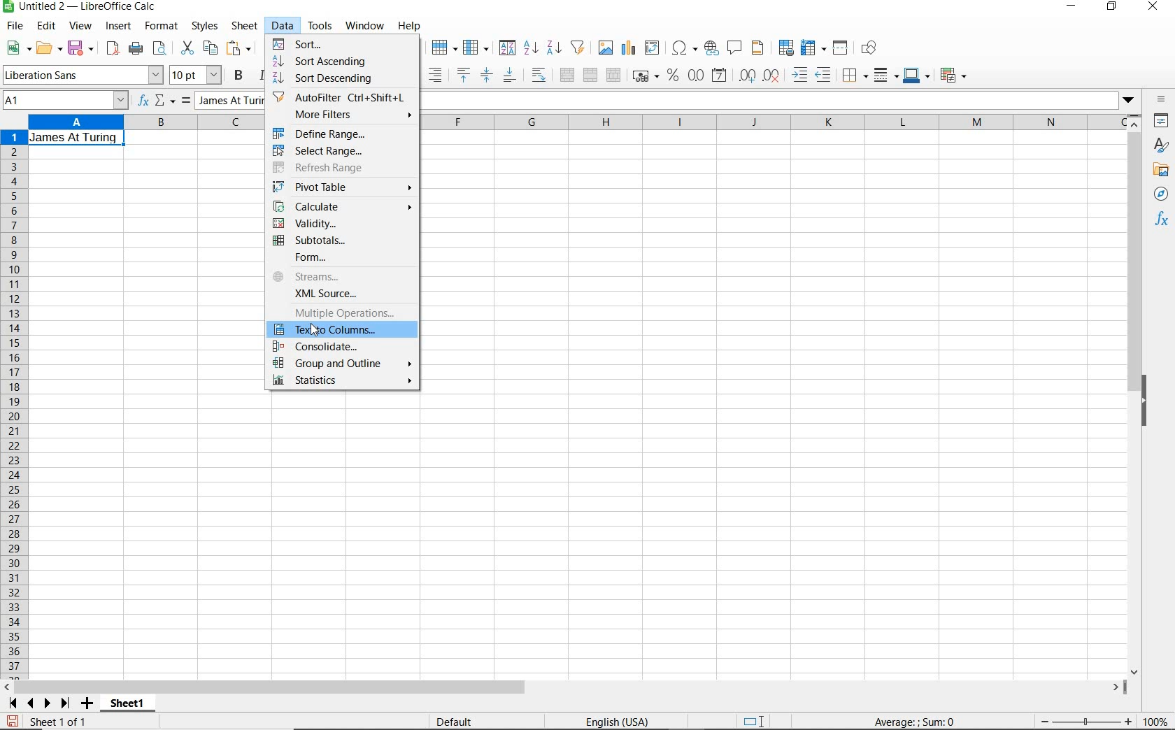 This screenshot has height=730, width=1175. I want to click on align top, so click(463, 75).